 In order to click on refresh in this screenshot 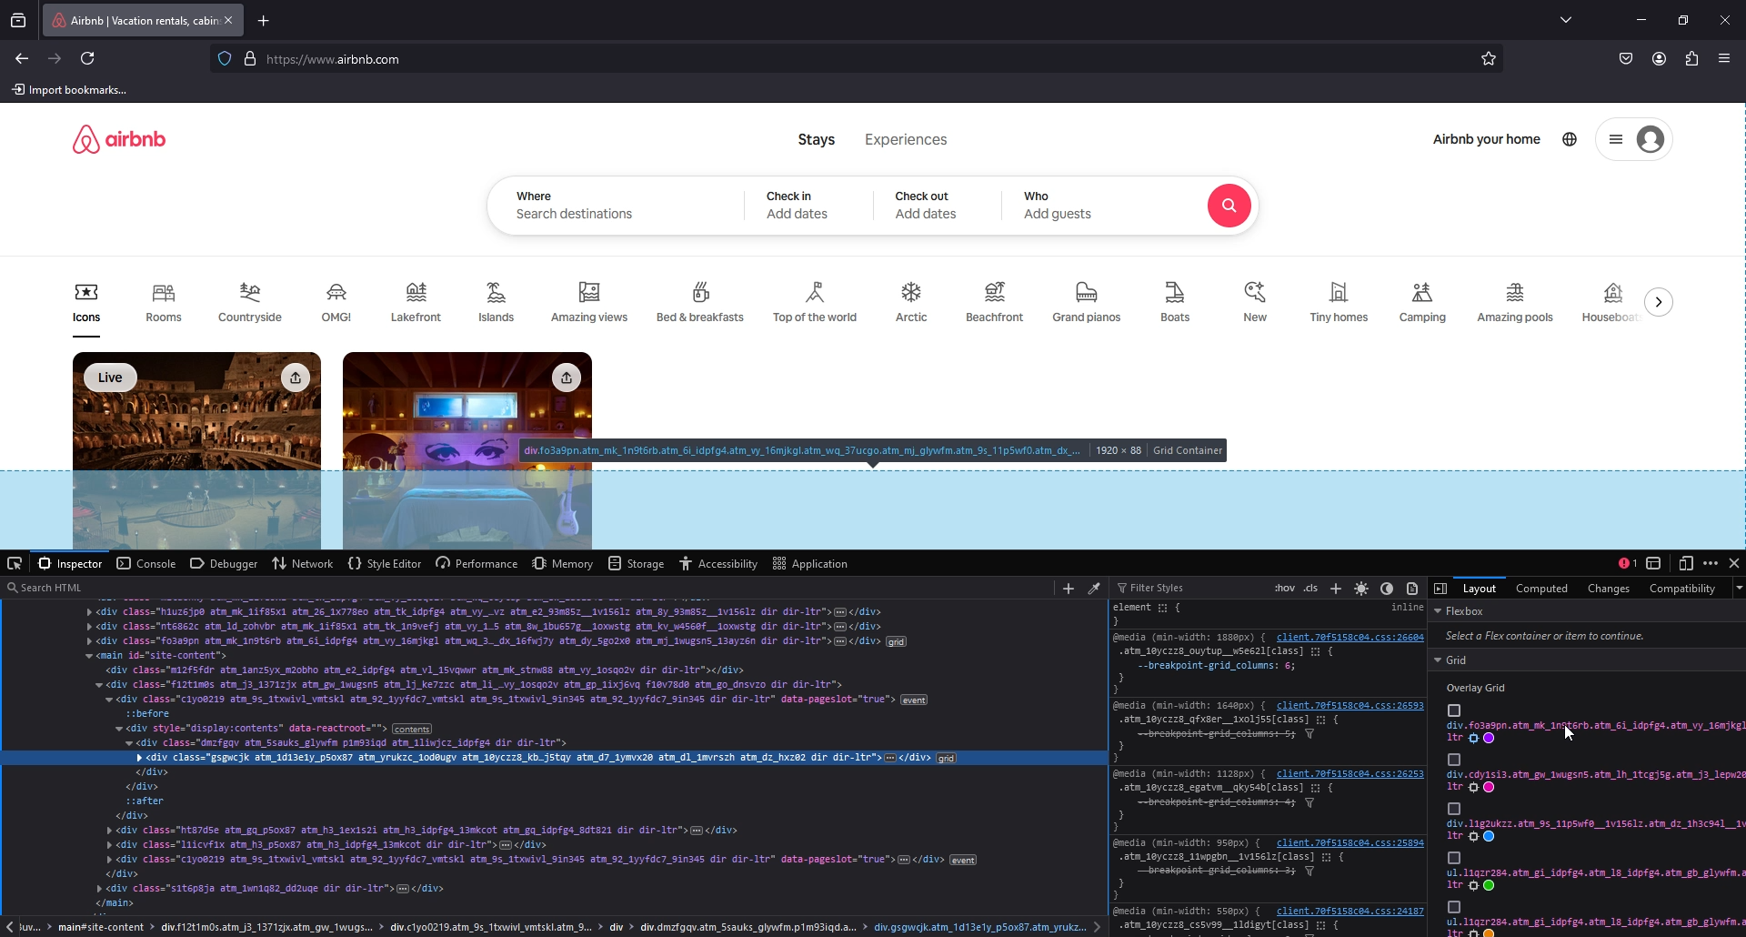, I will do `click(90, 59)`.